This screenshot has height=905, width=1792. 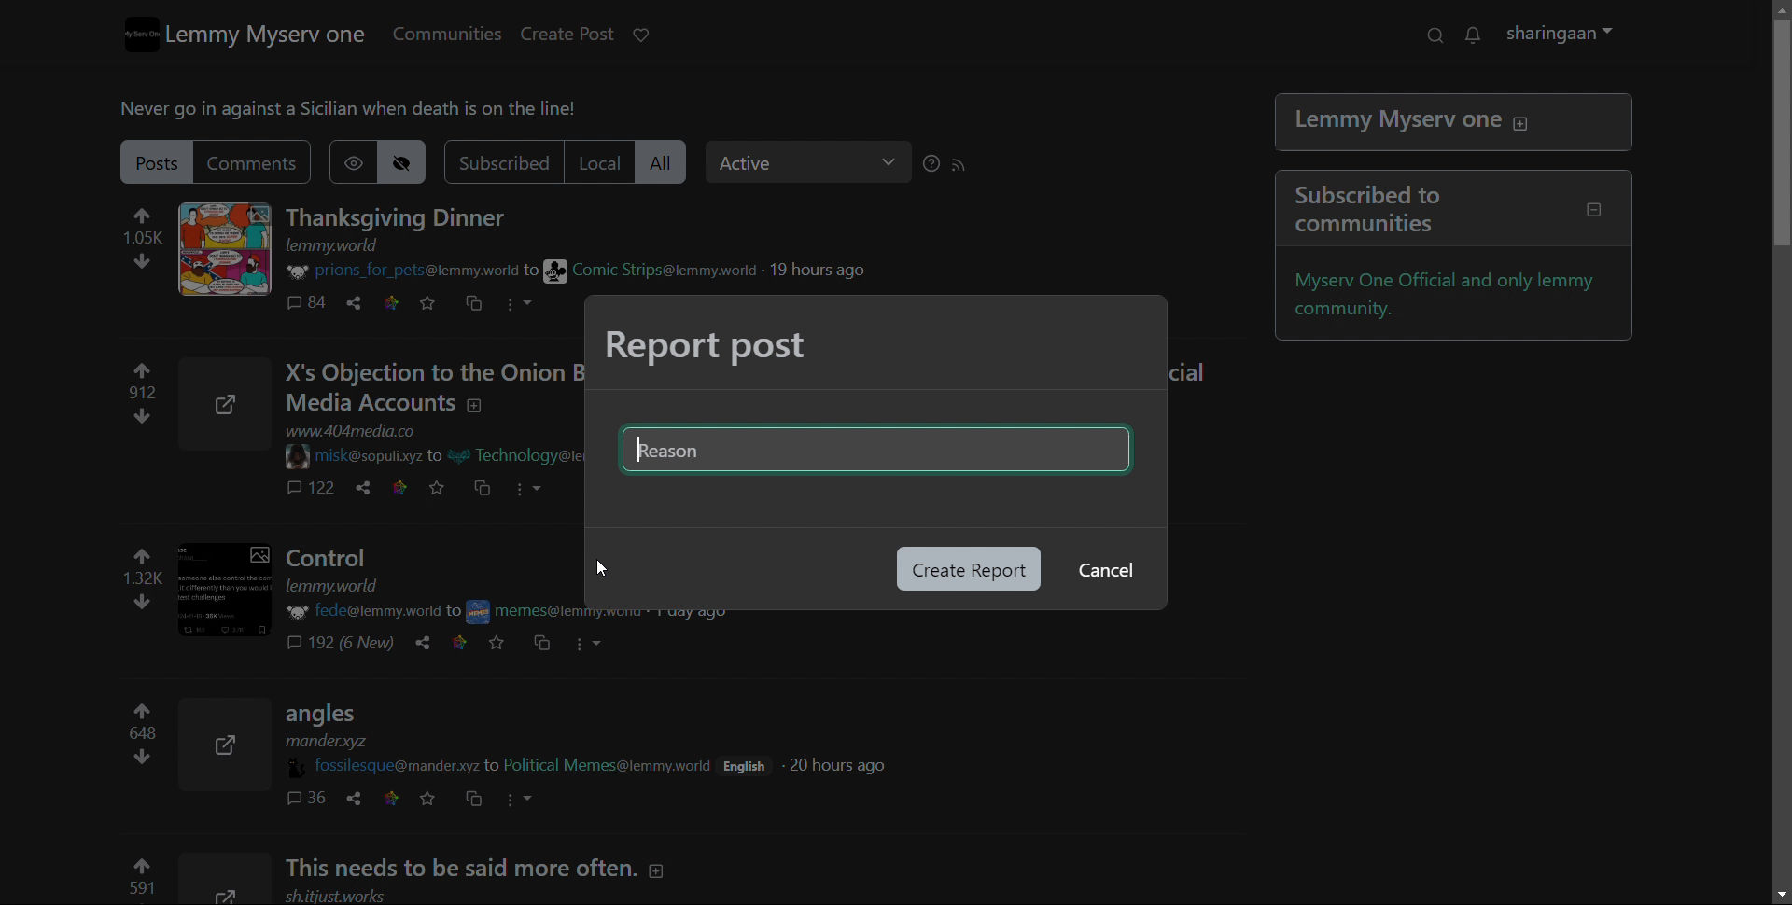 I want to click on share, so click(x=431, y=645).